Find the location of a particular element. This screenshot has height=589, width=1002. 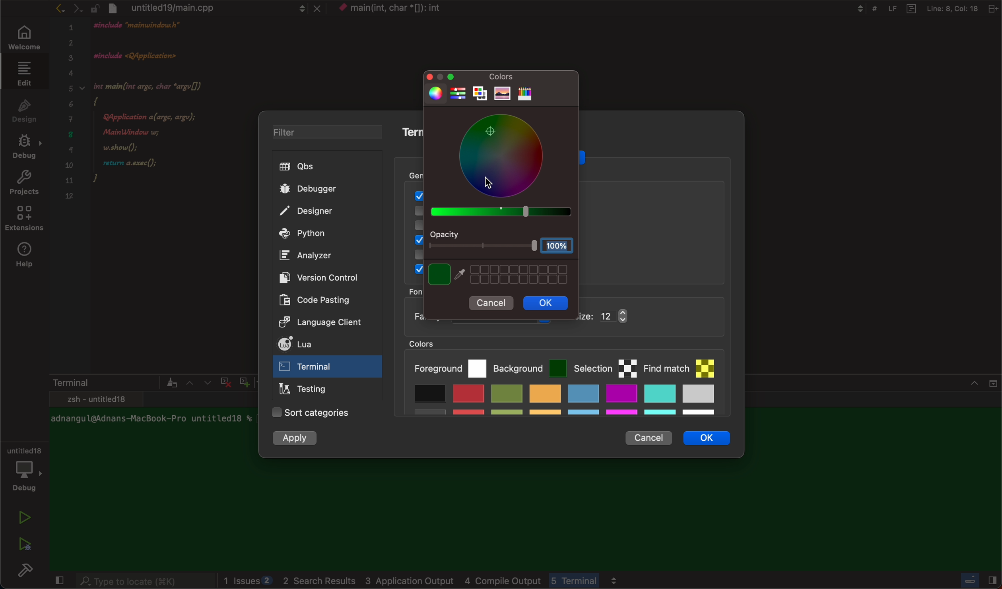

logs is located at coordinates (472, 581).